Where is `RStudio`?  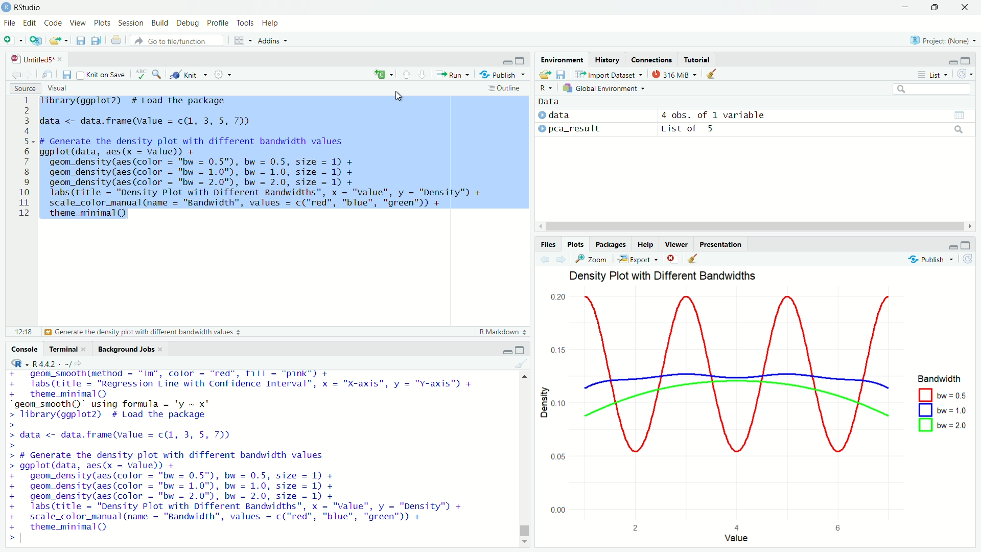 RStudio is located at coordinates (21, 7).